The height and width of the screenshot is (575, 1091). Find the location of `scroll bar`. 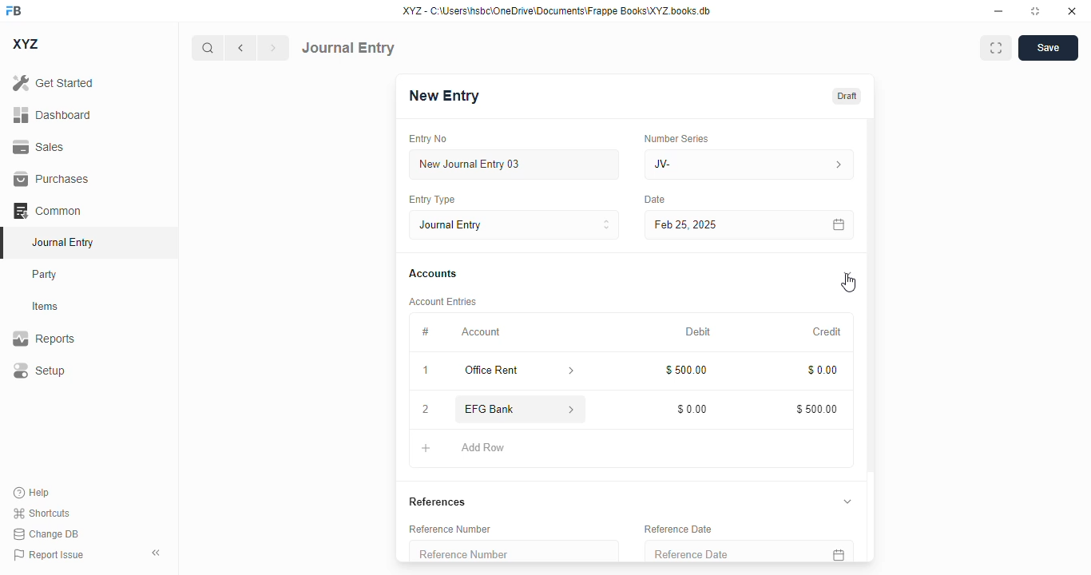

scroll bar is located at coordinates (871, 339).